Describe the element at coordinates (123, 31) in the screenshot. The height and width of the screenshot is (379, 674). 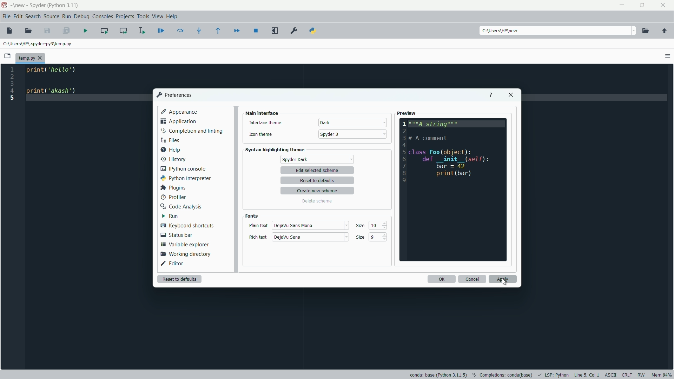
I see `run current cell and go to the next one` at that location.